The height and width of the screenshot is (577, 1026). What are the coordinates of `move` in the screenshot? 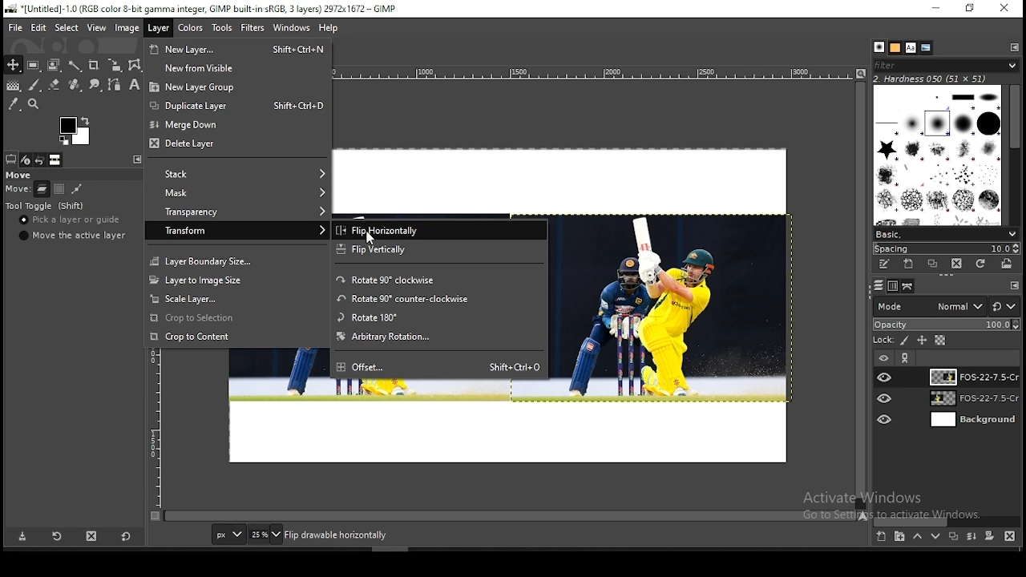 It's located at (20, 176).